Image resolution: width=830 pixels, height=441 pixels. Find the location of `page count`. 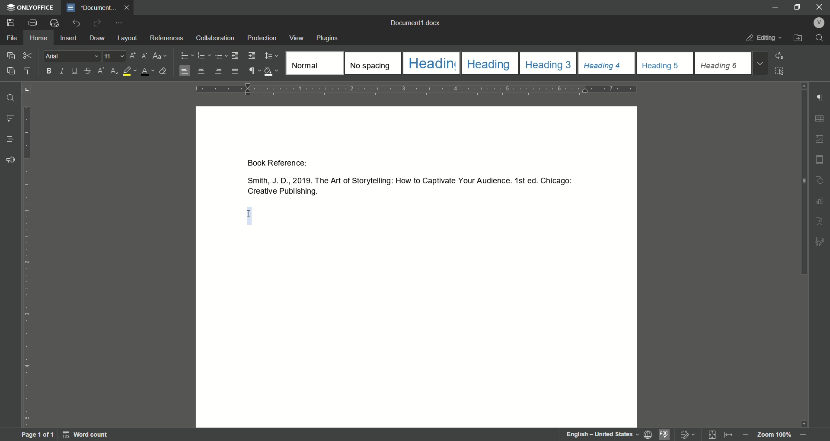

page count is located at coordinates (37, 435).